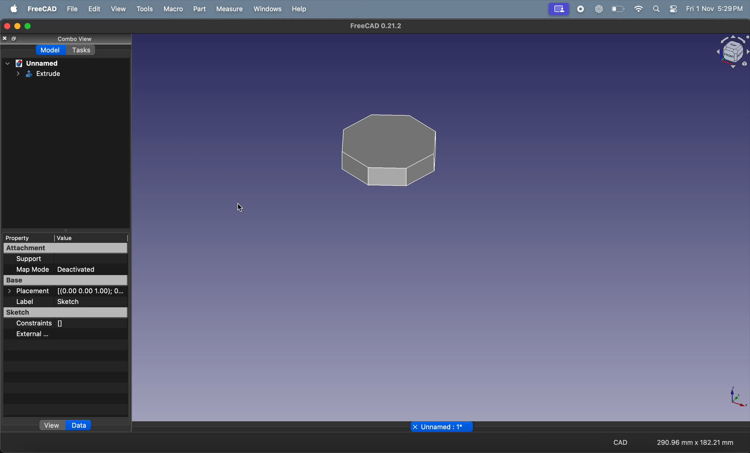  Describe the element at coordinates (73, 38) in the screenshot. I see `combo view` at that location.